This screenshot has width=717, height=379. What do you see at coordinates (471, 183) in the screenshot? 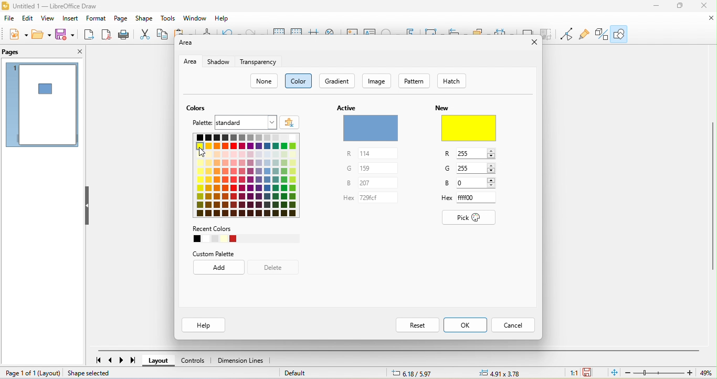
I see `b 0` at bounding box center [471, 183].